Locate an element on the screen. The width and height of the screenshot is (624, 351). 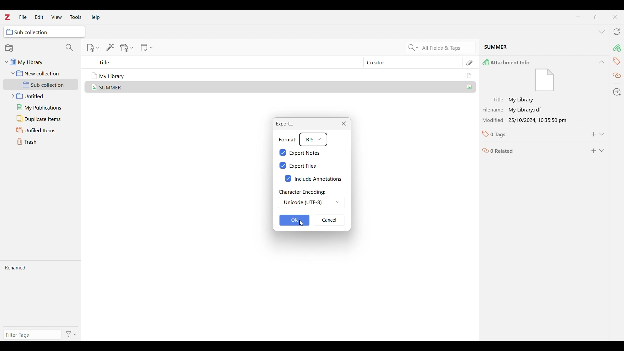
Minimize is located at coordinates (578, 17).